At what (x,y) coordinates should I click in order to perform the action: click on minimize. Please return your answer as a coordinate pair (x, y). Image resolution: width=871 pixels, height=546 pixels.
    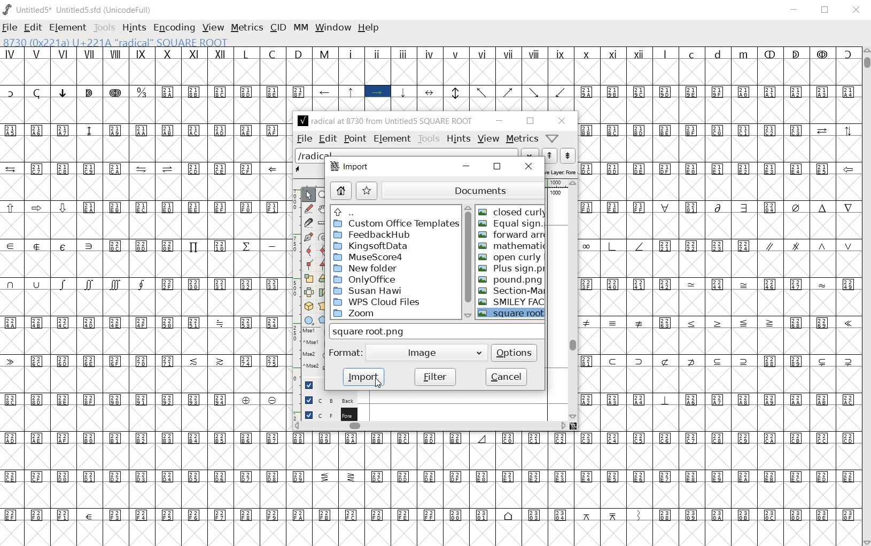
    Looking at the image, I should click on (466, 166).